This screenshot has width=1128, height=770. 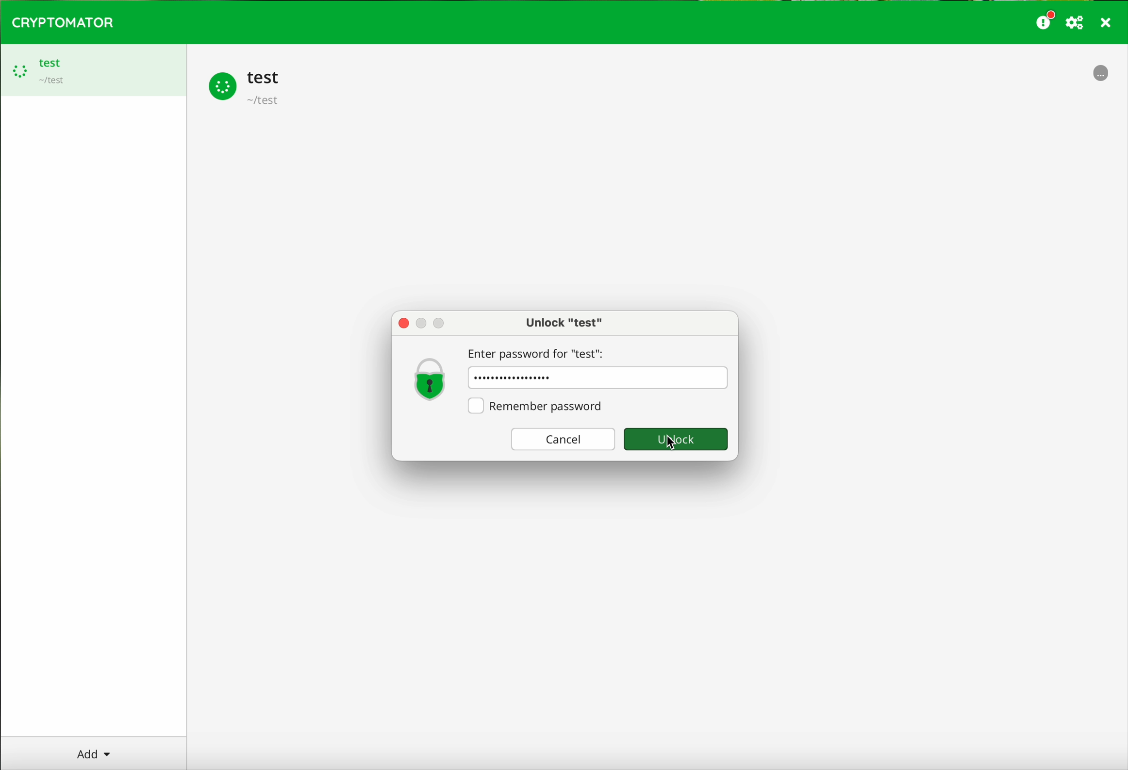 I want to click on unlocking vault, so click(x=1102, y=77).